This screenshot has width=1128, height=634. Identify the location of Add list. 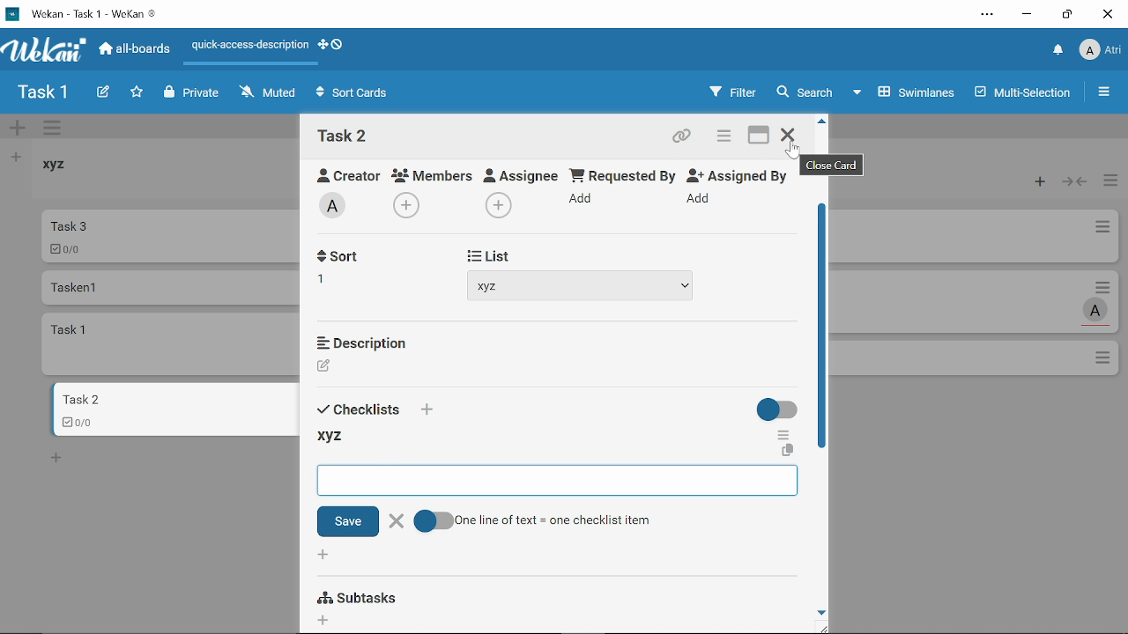
(14, 157).